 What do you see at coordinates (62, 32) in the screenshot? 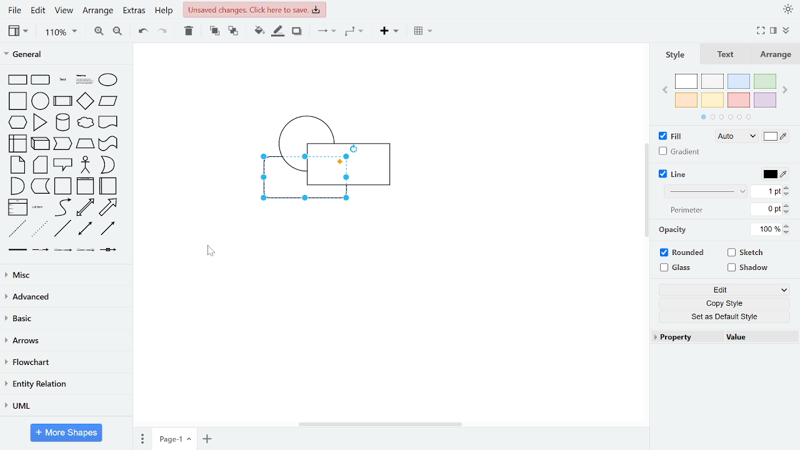
I see `zoom` at bounding box center [62, 32].